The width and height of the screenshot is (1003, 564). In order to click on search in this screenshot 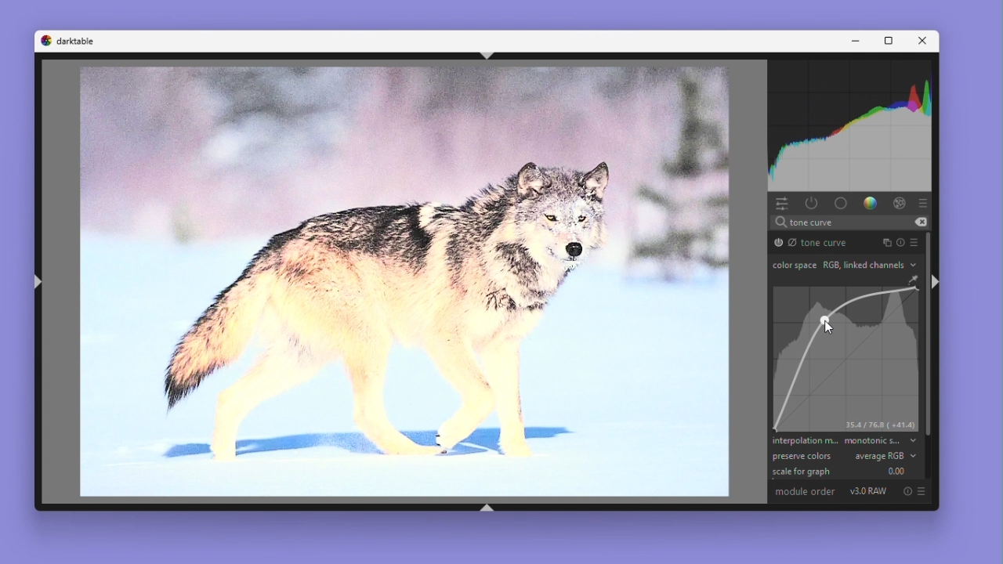, I will do `click(780, 222)`.